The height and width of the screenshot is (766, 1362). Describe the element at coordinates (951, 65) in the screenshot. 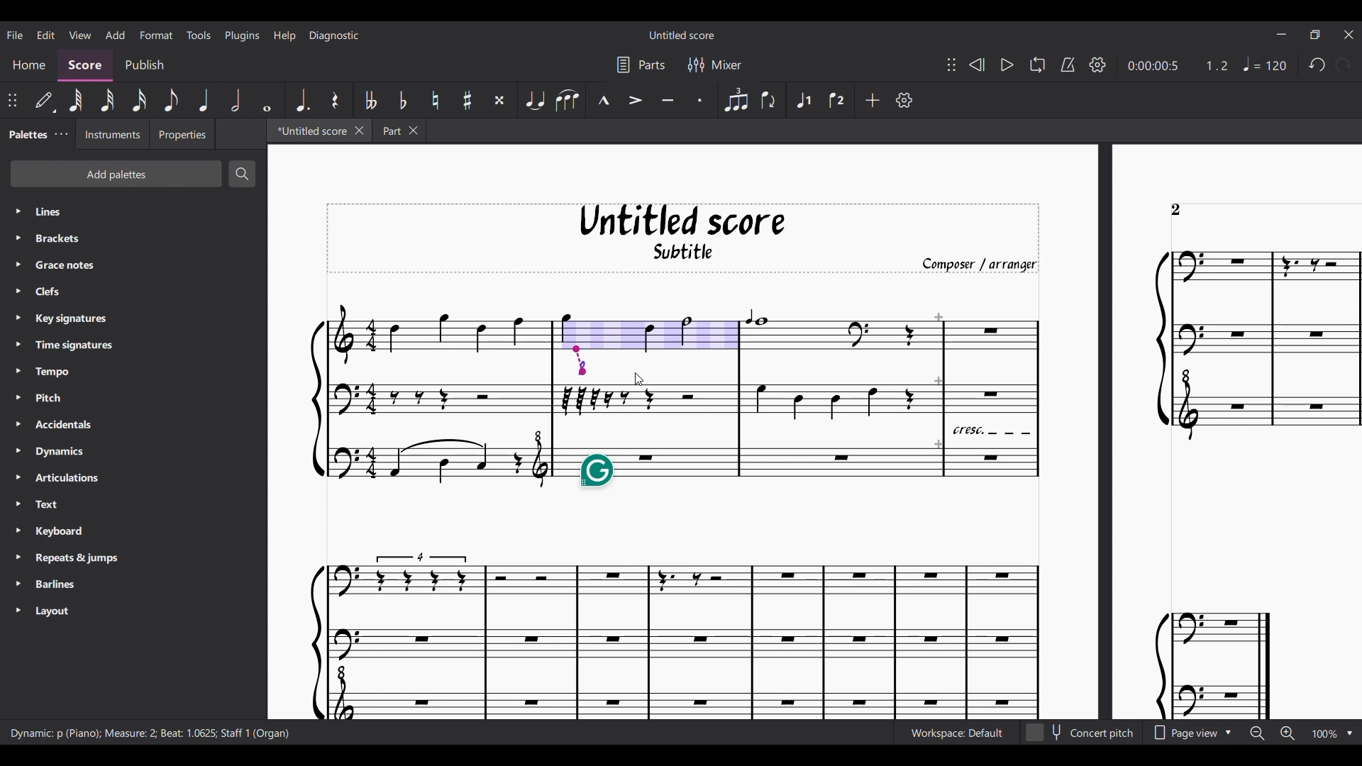

I see `Change position of toolbar` at that location.